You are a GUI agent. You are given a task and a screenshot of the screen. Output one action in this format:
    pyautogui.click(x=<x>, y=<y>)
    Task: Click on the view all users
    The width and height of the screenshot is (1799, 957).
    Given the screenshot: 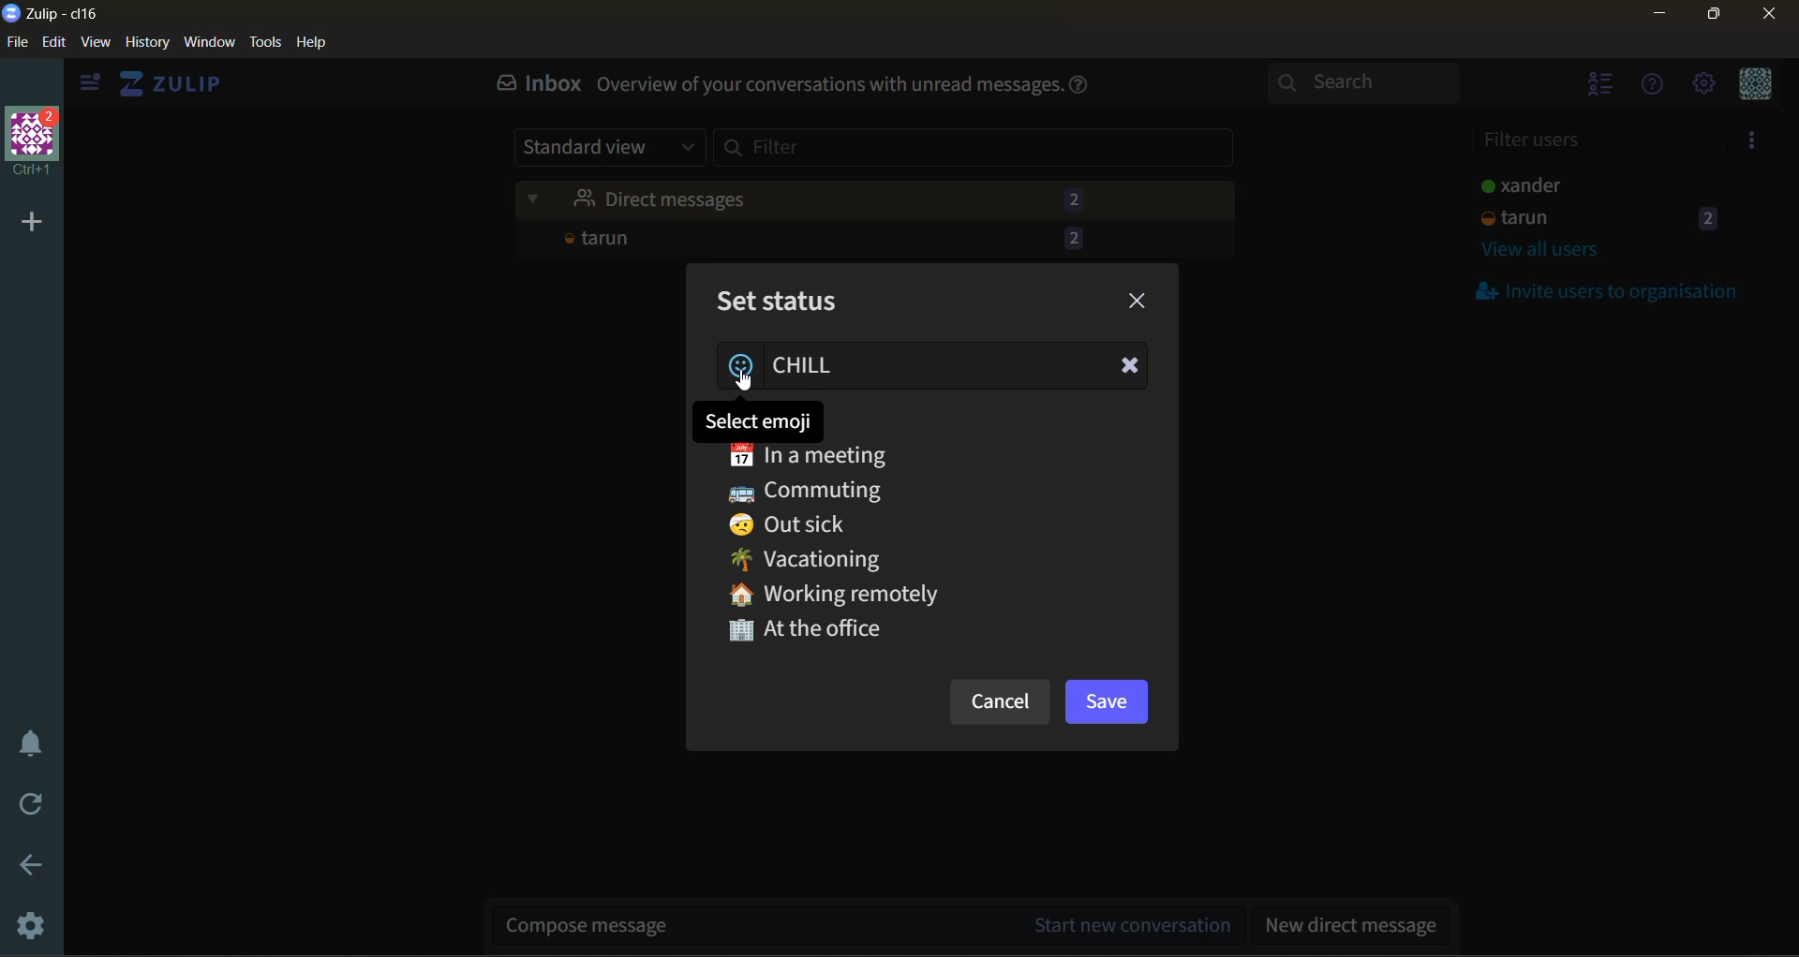 What is the action you would take?
    pyautogui.click(x=1556, y=255)
    